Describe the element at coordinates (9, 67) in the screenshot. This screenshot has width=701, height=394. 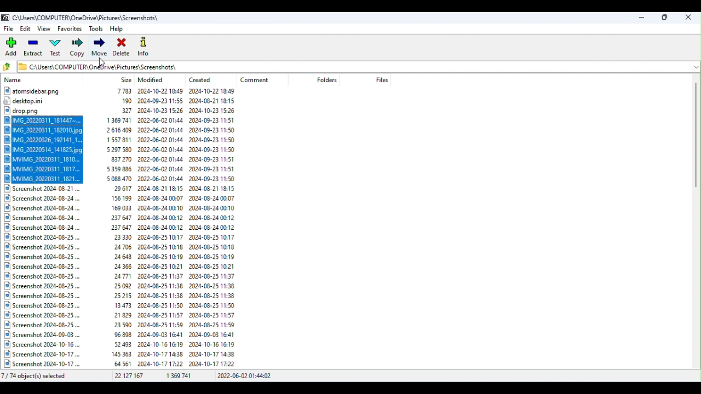
I see `Go back` at that location.